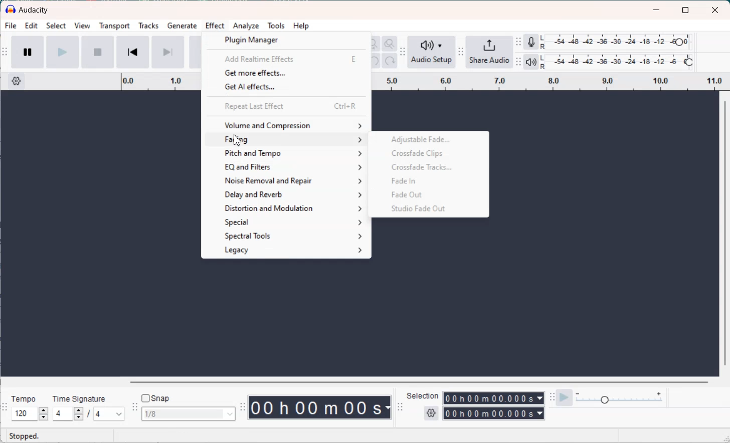 This screenshot has width=730, height=443. What do you see at coordinates (494, 414) in the screenshot?
I see `End hh:mm:ss time` at bounding box center [494, 414].